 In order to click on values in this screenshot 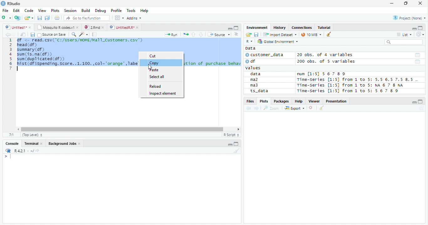, I will do `click(254, 68)`.